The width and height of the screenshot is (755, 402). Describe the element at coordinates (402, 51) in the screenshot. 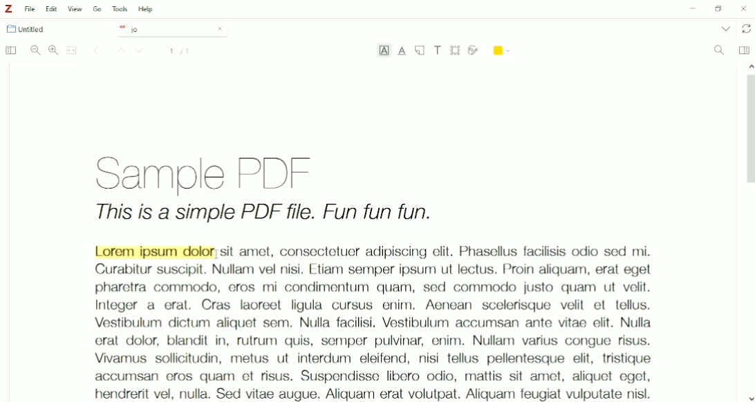

I see `Underline Text` at that location.